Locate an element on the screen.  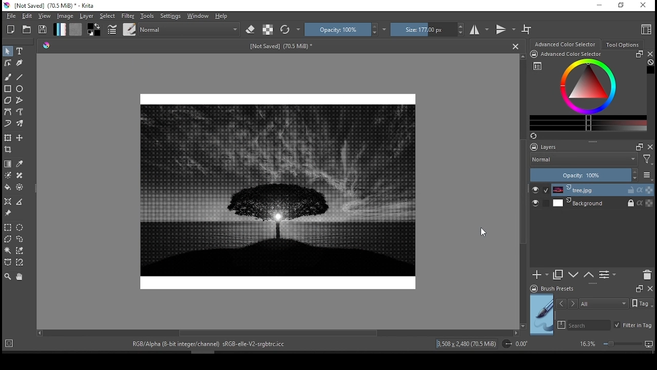
close window is located at coordinates (642, 6).